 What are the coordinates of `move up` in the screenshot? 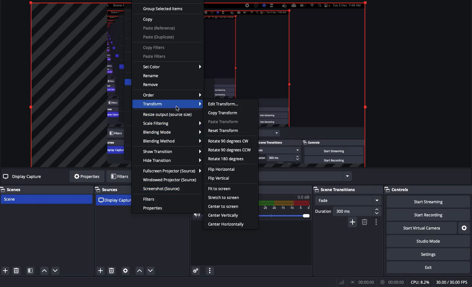 It's located at (138, 272).